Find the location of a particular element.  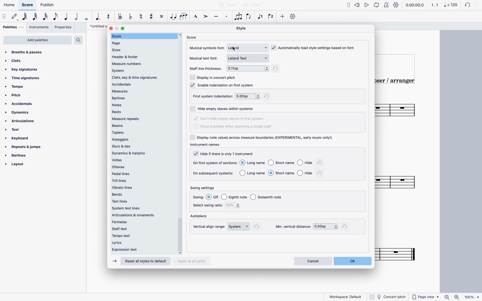

tuplets is located at coordinates (143, 132).